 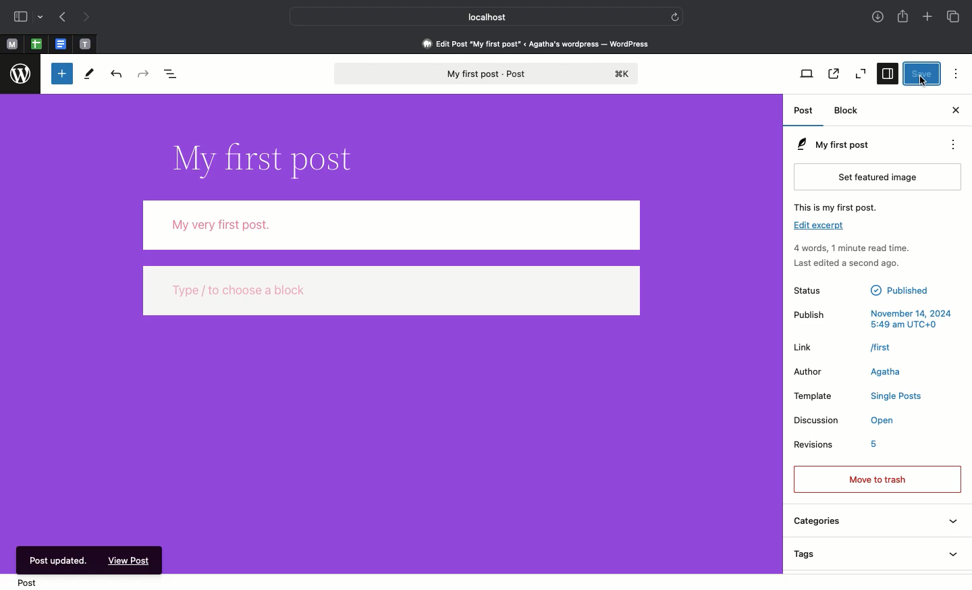 What do you see at coordinates (855, 444) in the screenshot?
I see `Revisions` at bounding box center [855, 444].